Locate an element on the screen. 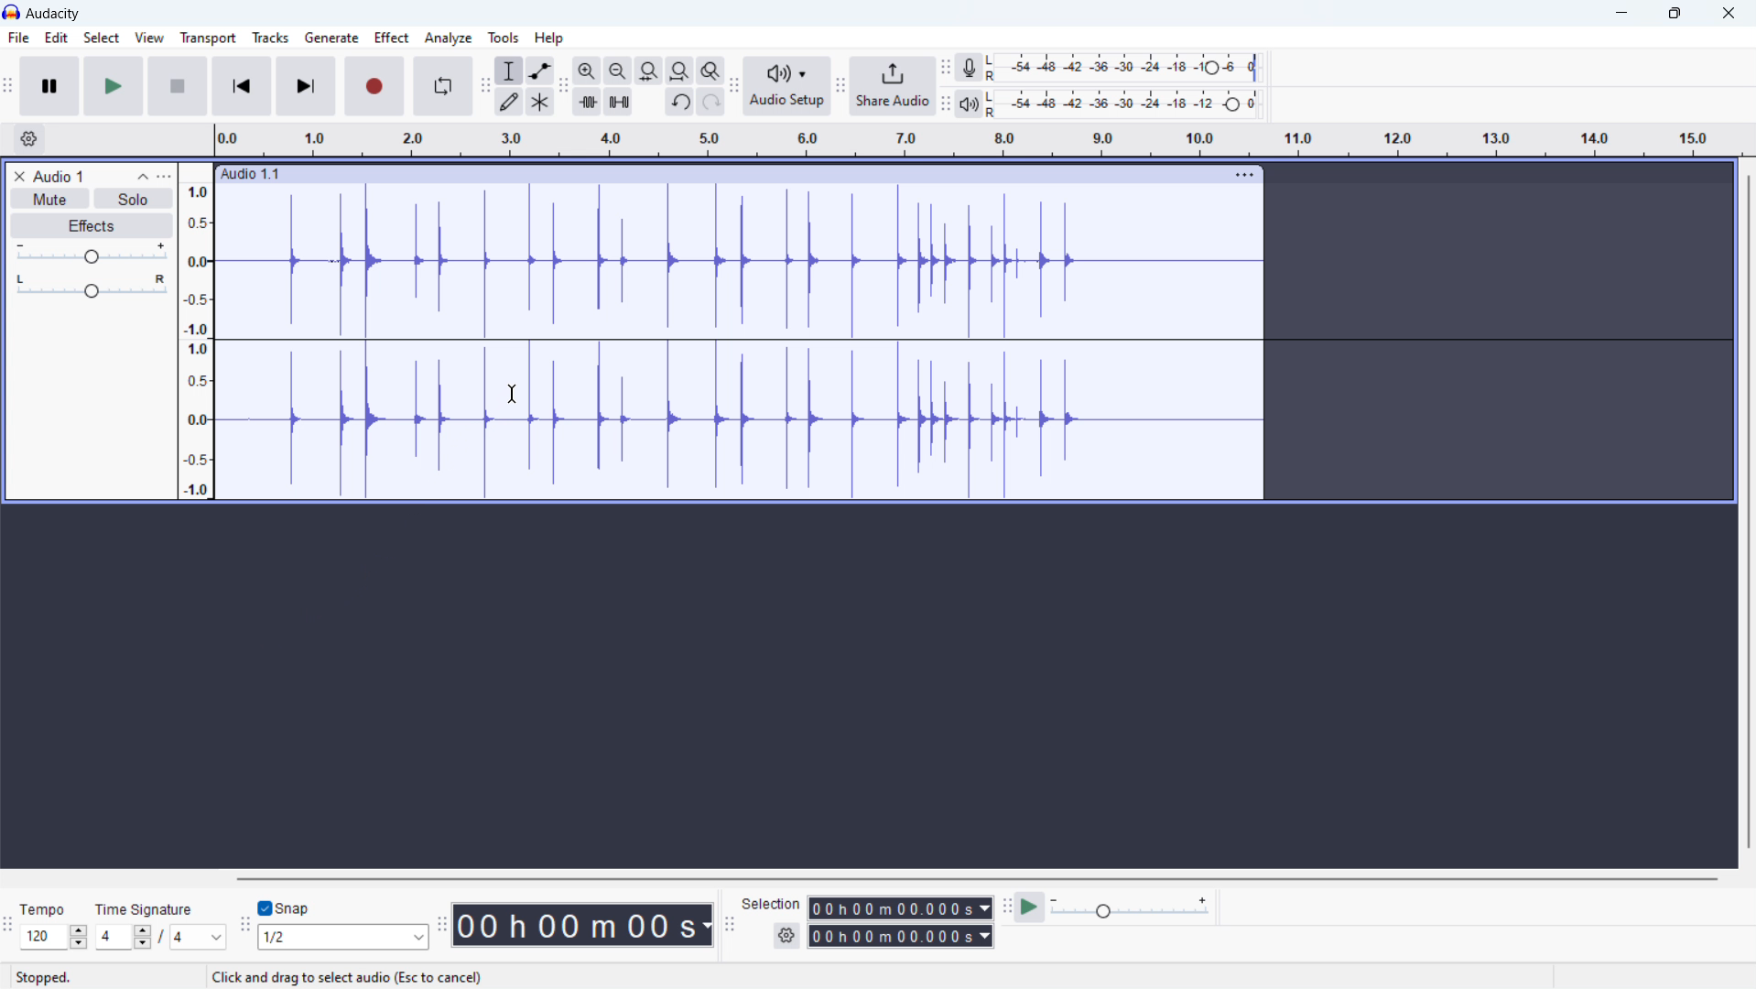 The image size is (1756, 989). logo is located at coordinates (11, 13).